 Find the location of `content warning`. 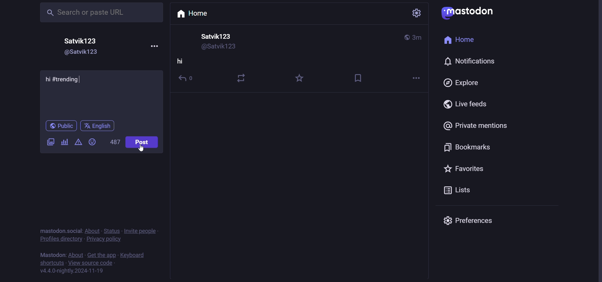

content warning is located at coordinates (77, 143).